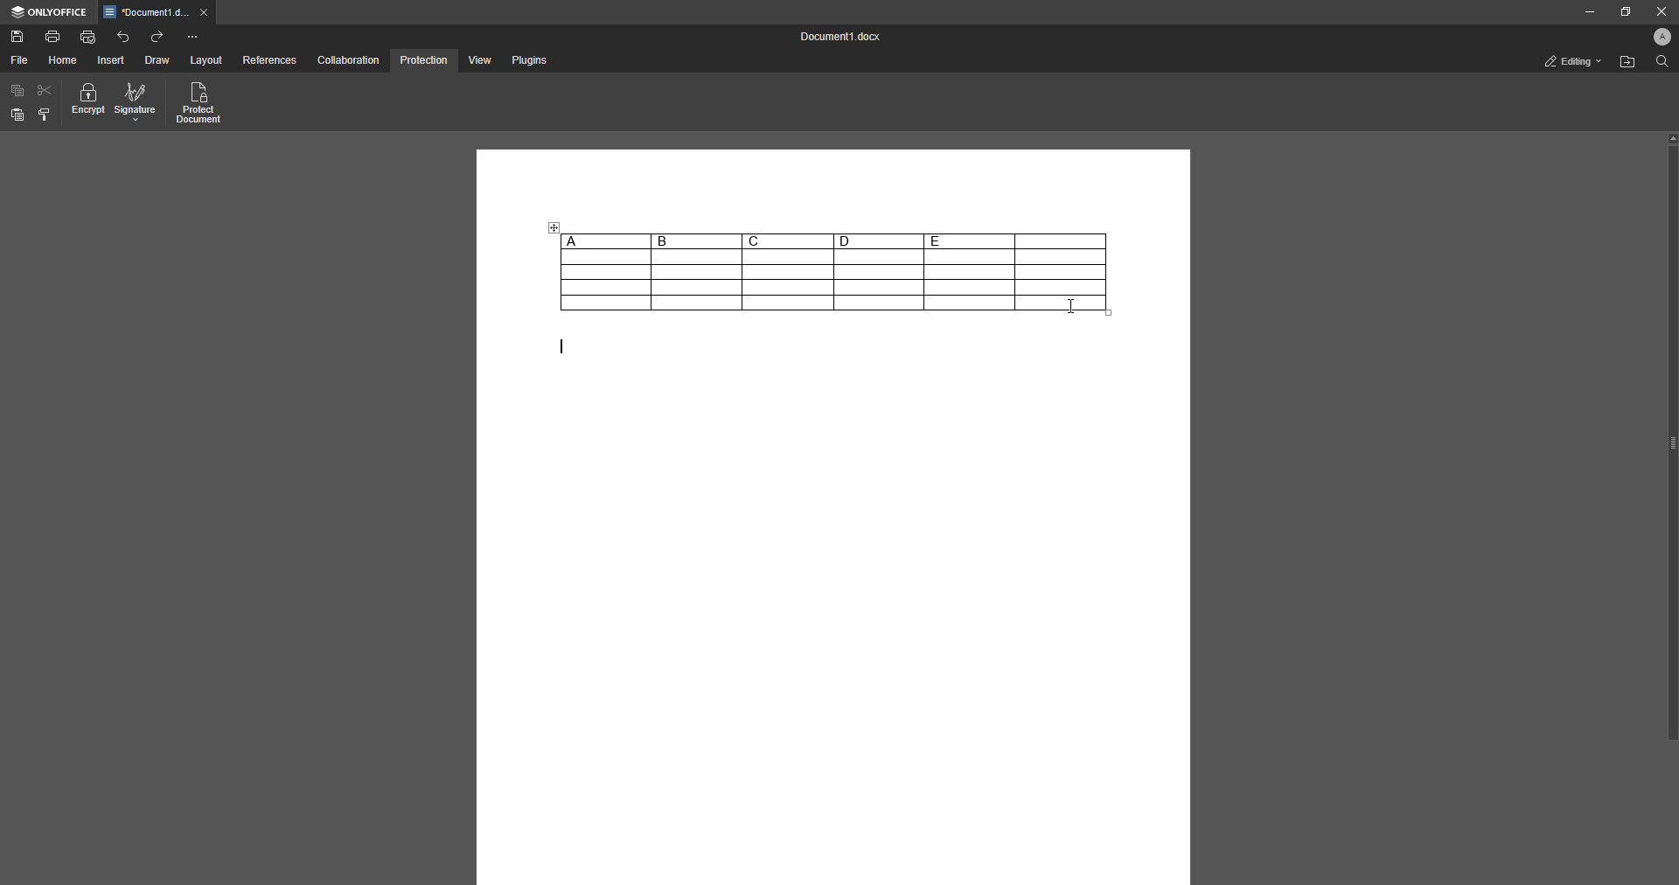 This screenshot has height=885, width=1679. I want to click on Cut, so click(45, 89).